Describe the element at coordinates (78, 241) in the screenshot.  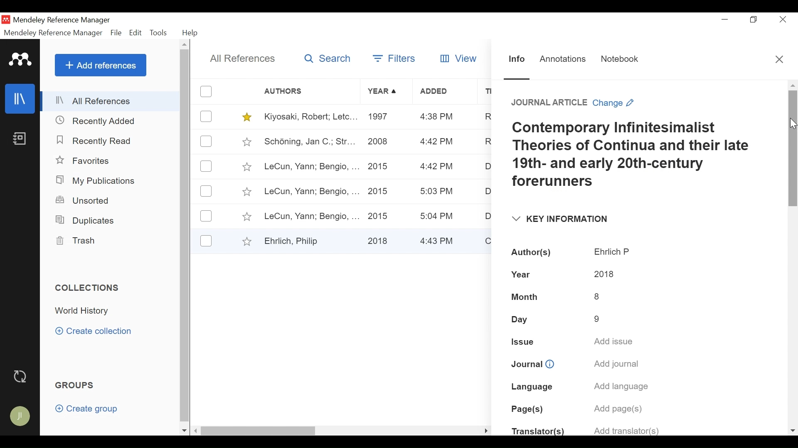
I see `Trash` at that location.